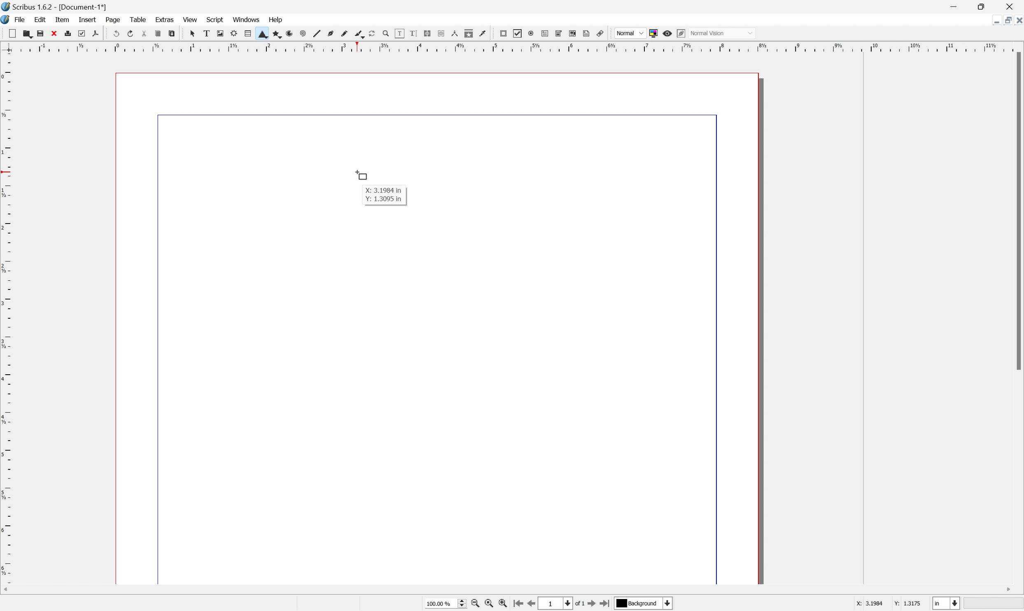  I want to click on Y: 1.3175, so click(910, 604).